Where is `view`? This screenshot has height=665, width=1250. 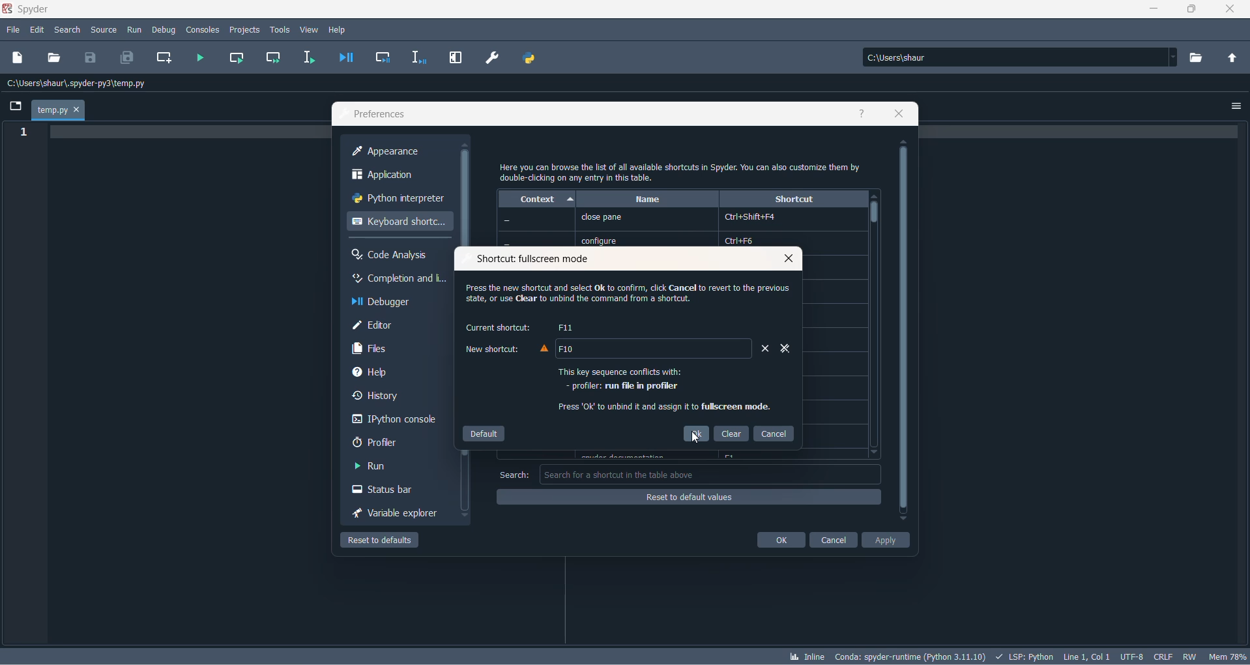
view is located at coordinates (310, 30).